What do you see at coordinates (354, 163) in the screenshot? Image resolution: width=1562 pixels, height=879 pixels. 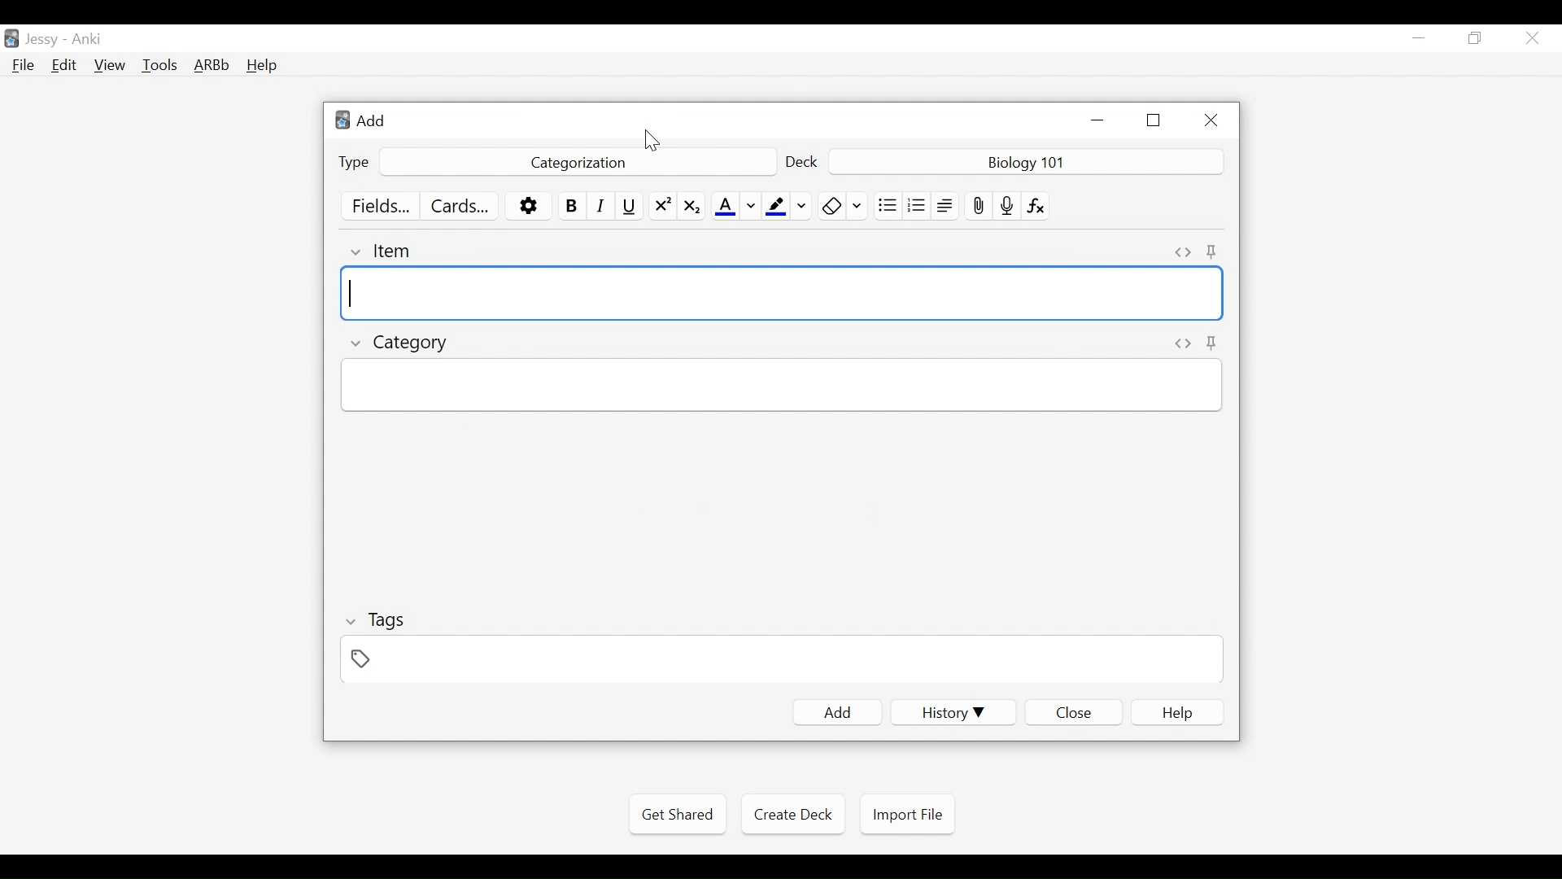 I see `Type` at bounding box center [354, 163].